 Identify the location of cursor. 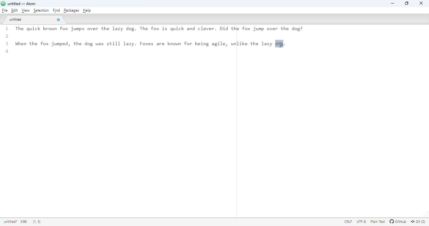
(281, 45).